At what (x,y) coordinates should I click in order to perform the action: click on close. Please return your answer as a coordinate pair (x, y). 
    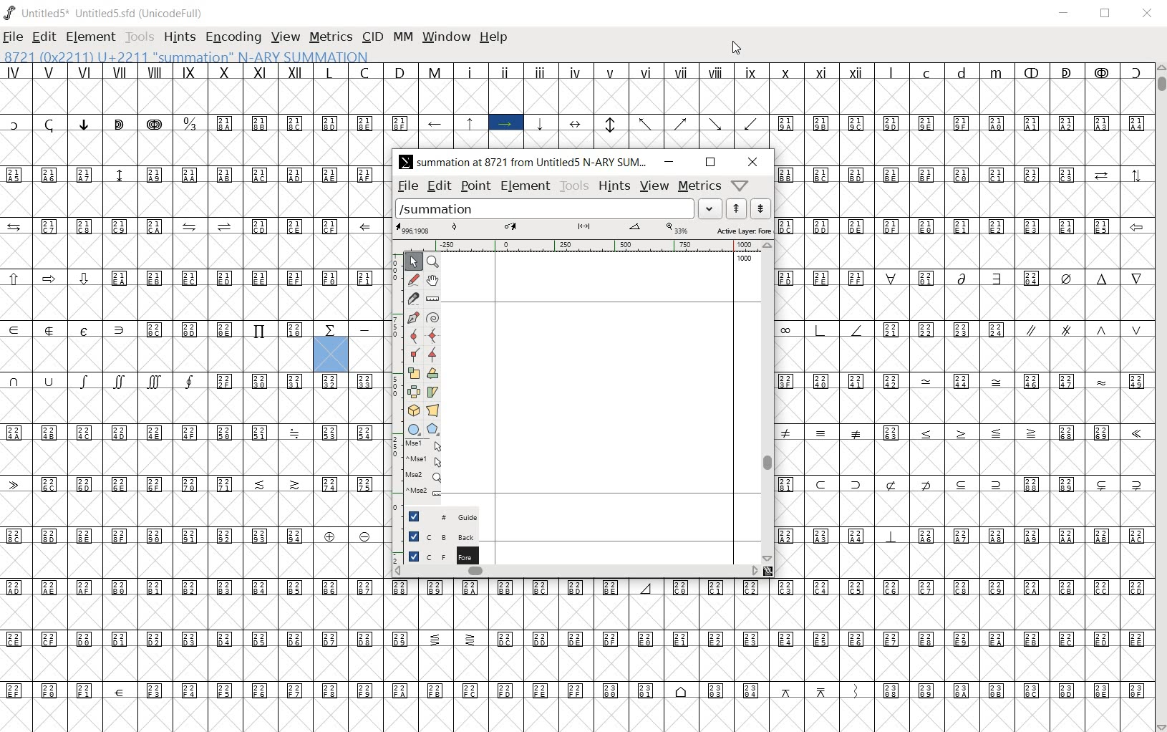
    Looking at the image, I should click on (752, 162).